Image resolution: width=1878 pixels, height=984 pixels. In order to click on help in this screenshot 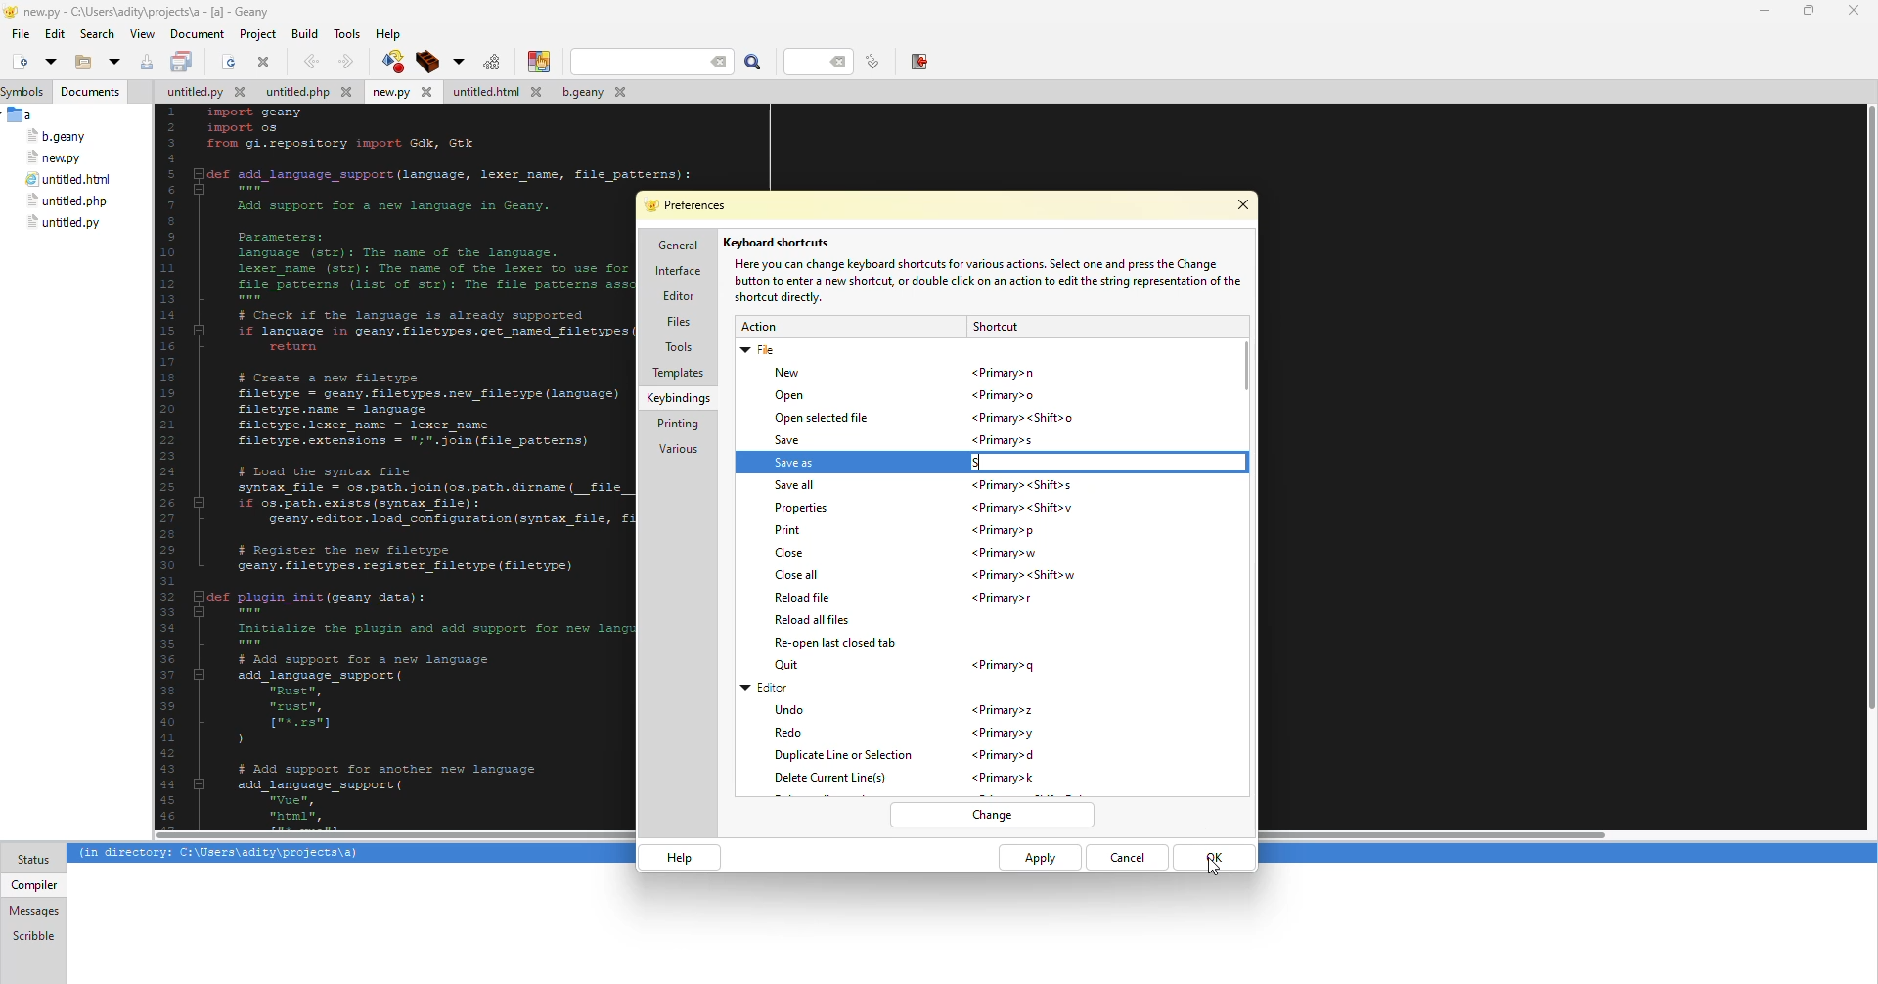, I will do `click(389, 33)`.